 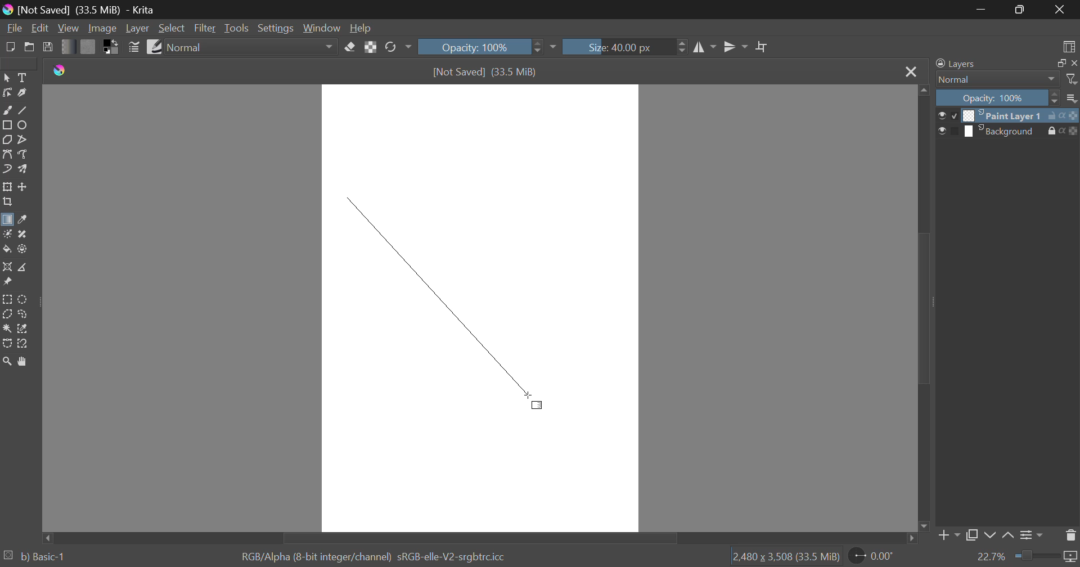 What do you see at coordinates (88, 47) in the screenshot?
I see `Pattern` at bounding box center [88, 47].